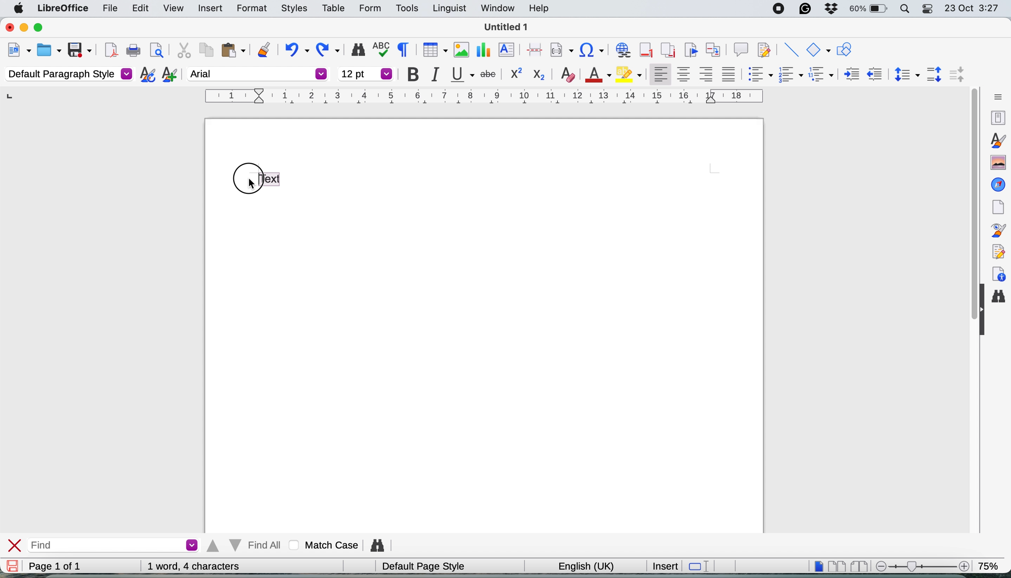 The width and height of the screenshot is (1011, 578). What do you see at coordinates (996, 97) in the screenshot?
I see `sidebar settings` at bounding box center [996, 97].